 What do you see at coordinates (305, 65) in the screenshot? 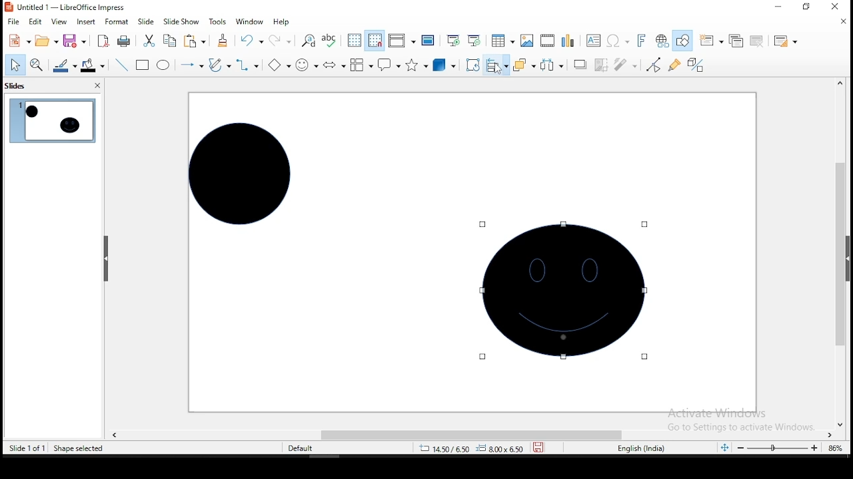
I see `symbol shapes` at bounding box center [305, 65].